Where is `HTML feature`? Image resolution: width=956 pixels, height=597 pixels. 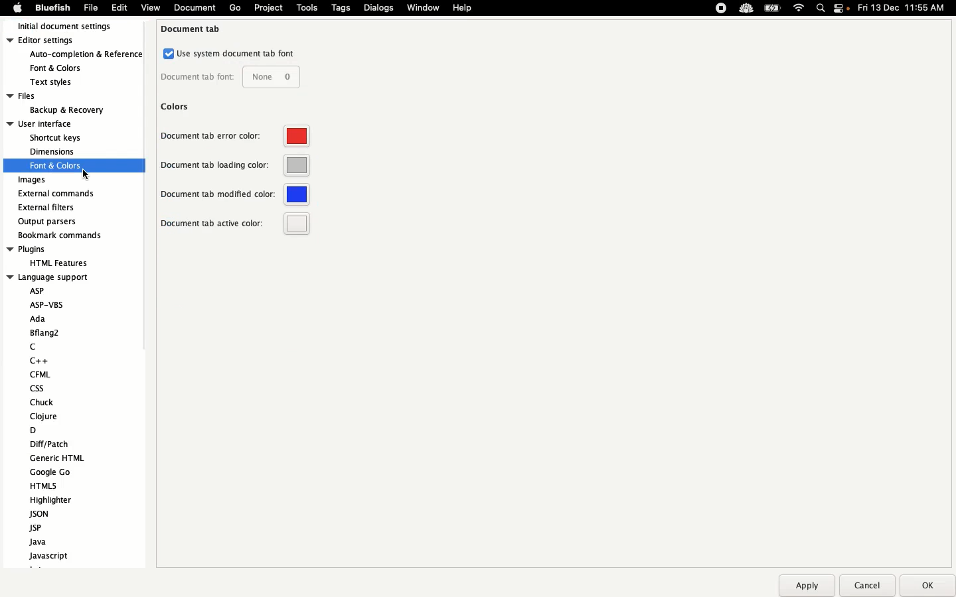
HTML feature is located at coordinates (56, 262).